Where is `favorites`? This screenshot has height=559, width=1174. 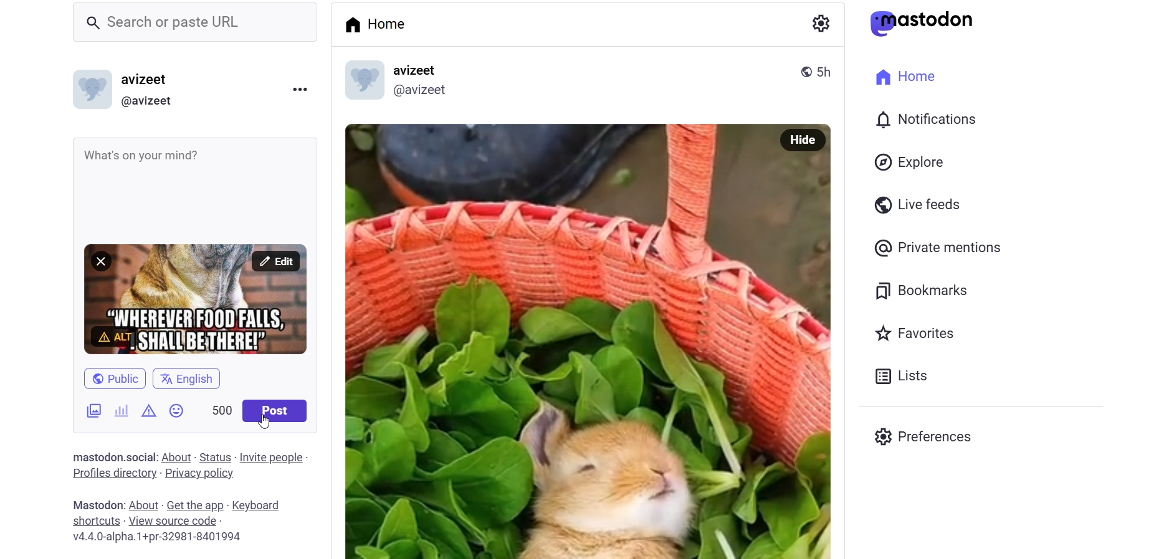
favorites is located at coordinates (919, 336).